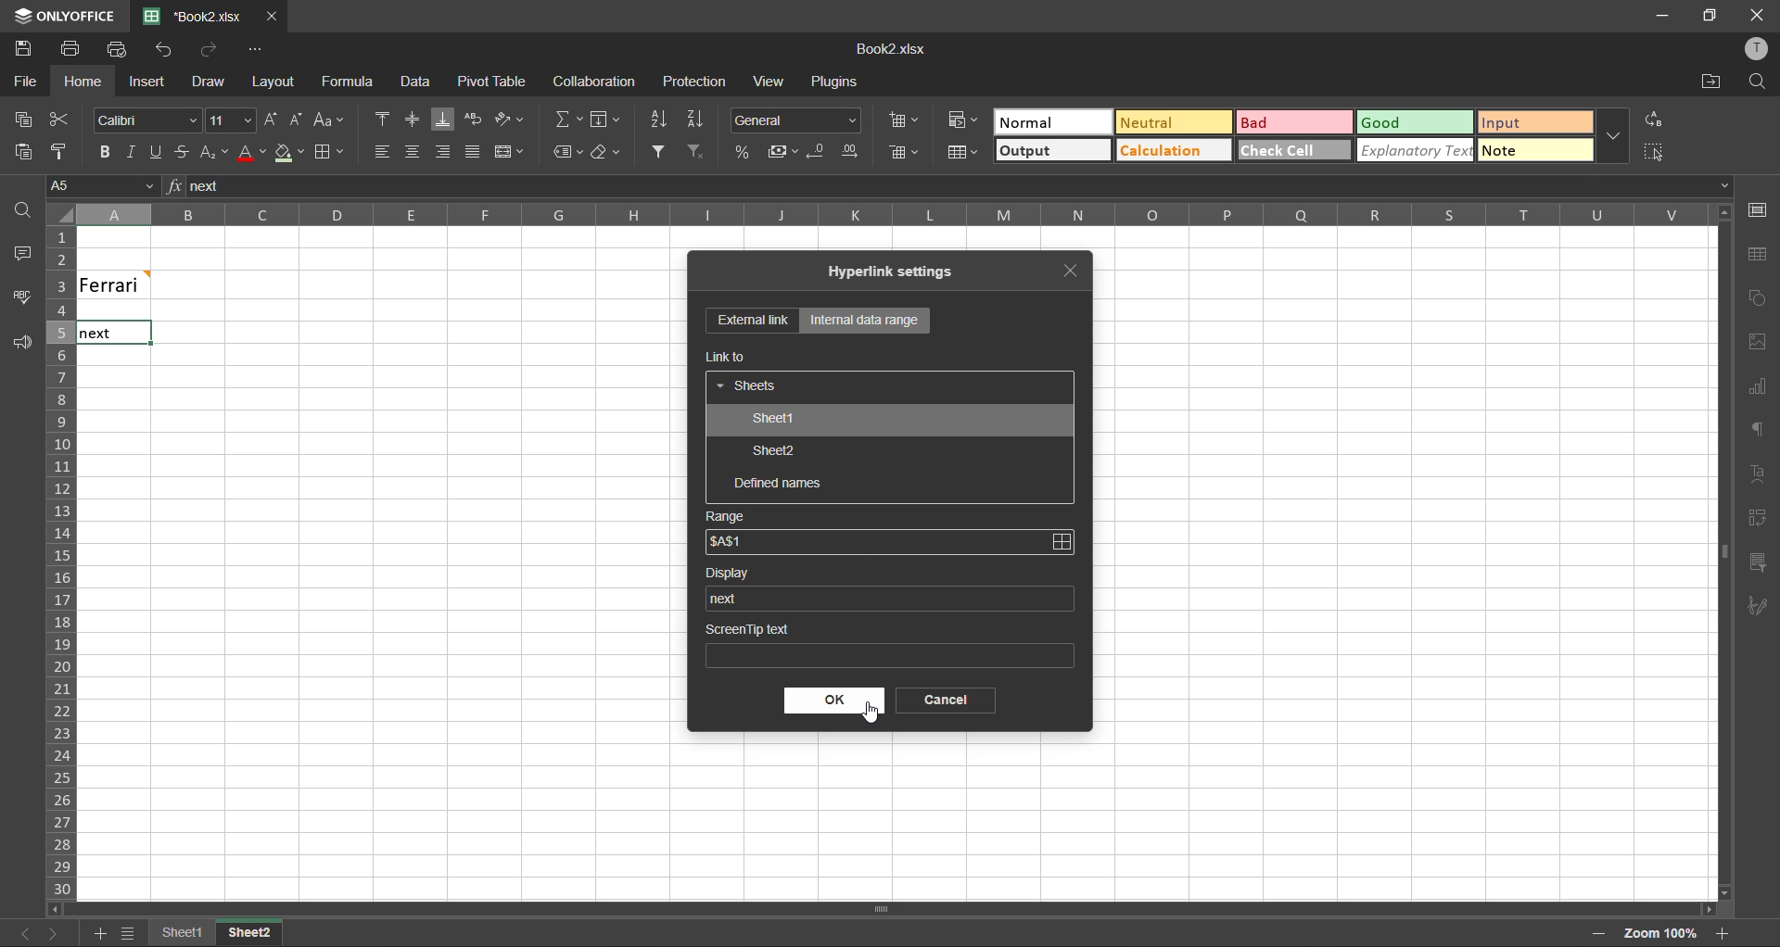 The image size is (1780, 947). Describe the element at coordinates (568, 118) in the screenshot. I see `summation` at that location.